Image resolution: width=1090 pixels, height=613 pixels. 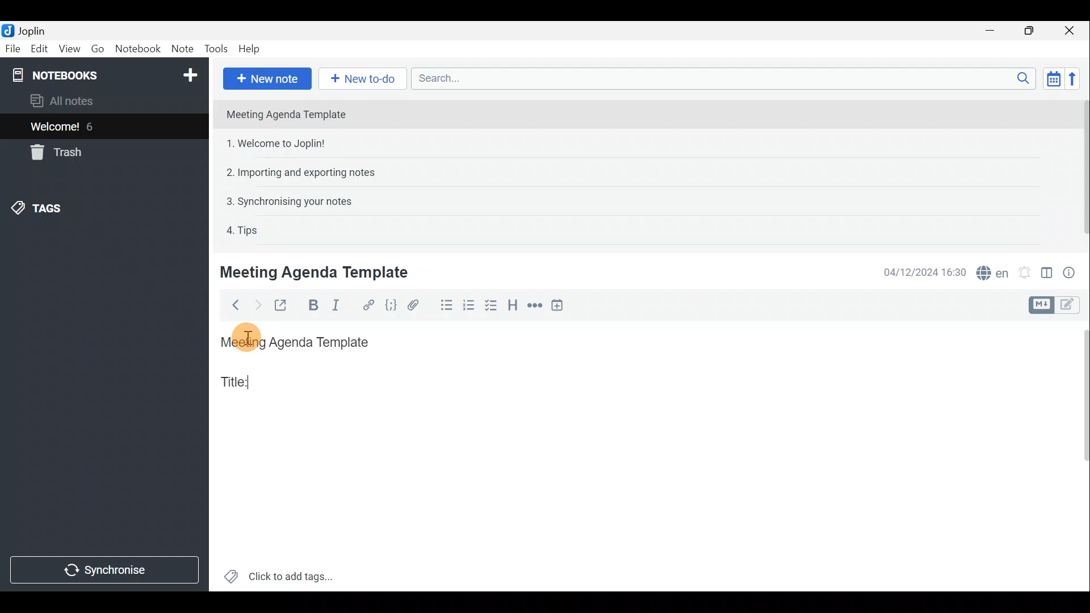 What do you see at coordinates (341, 306) in the screenshot?
I see `Italic` at bounding box center [341, 306].